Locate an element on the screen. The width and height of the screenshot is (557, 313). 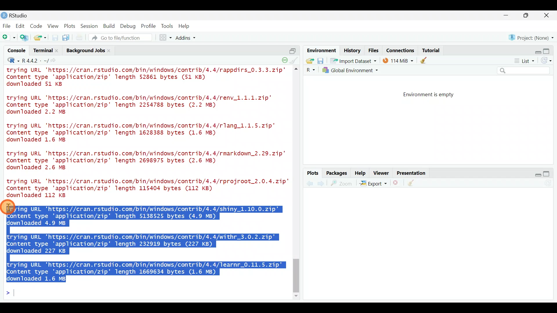
Project (none) is located at coordinates (533, 37).